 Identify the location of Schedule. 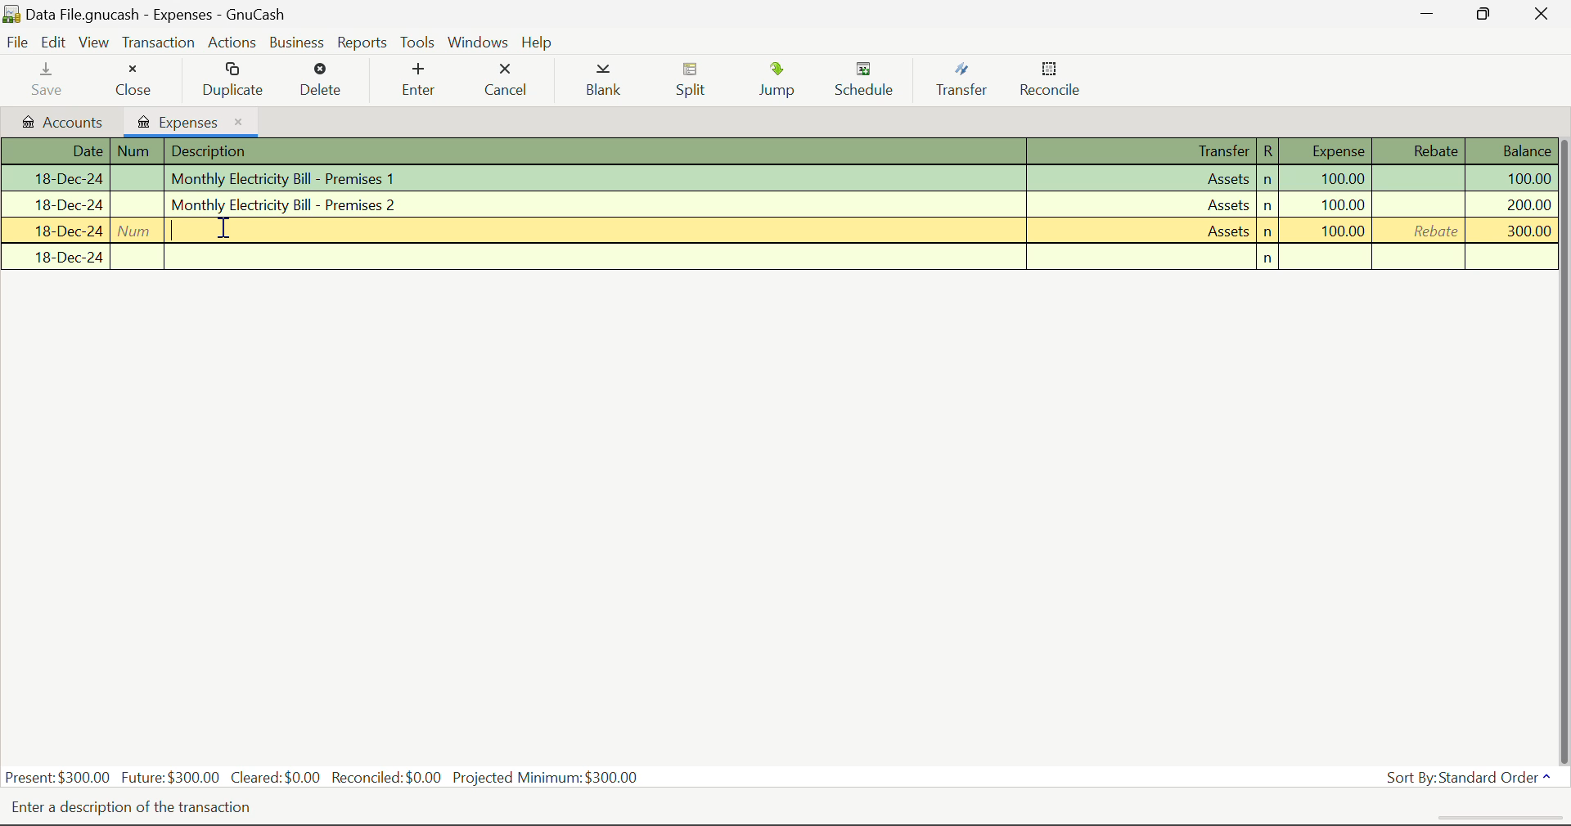
(873, 82).